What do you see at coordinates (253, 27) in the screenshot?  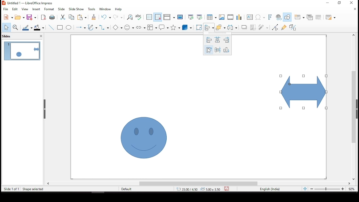 I see `crop image` at bounding box center [253, 27].